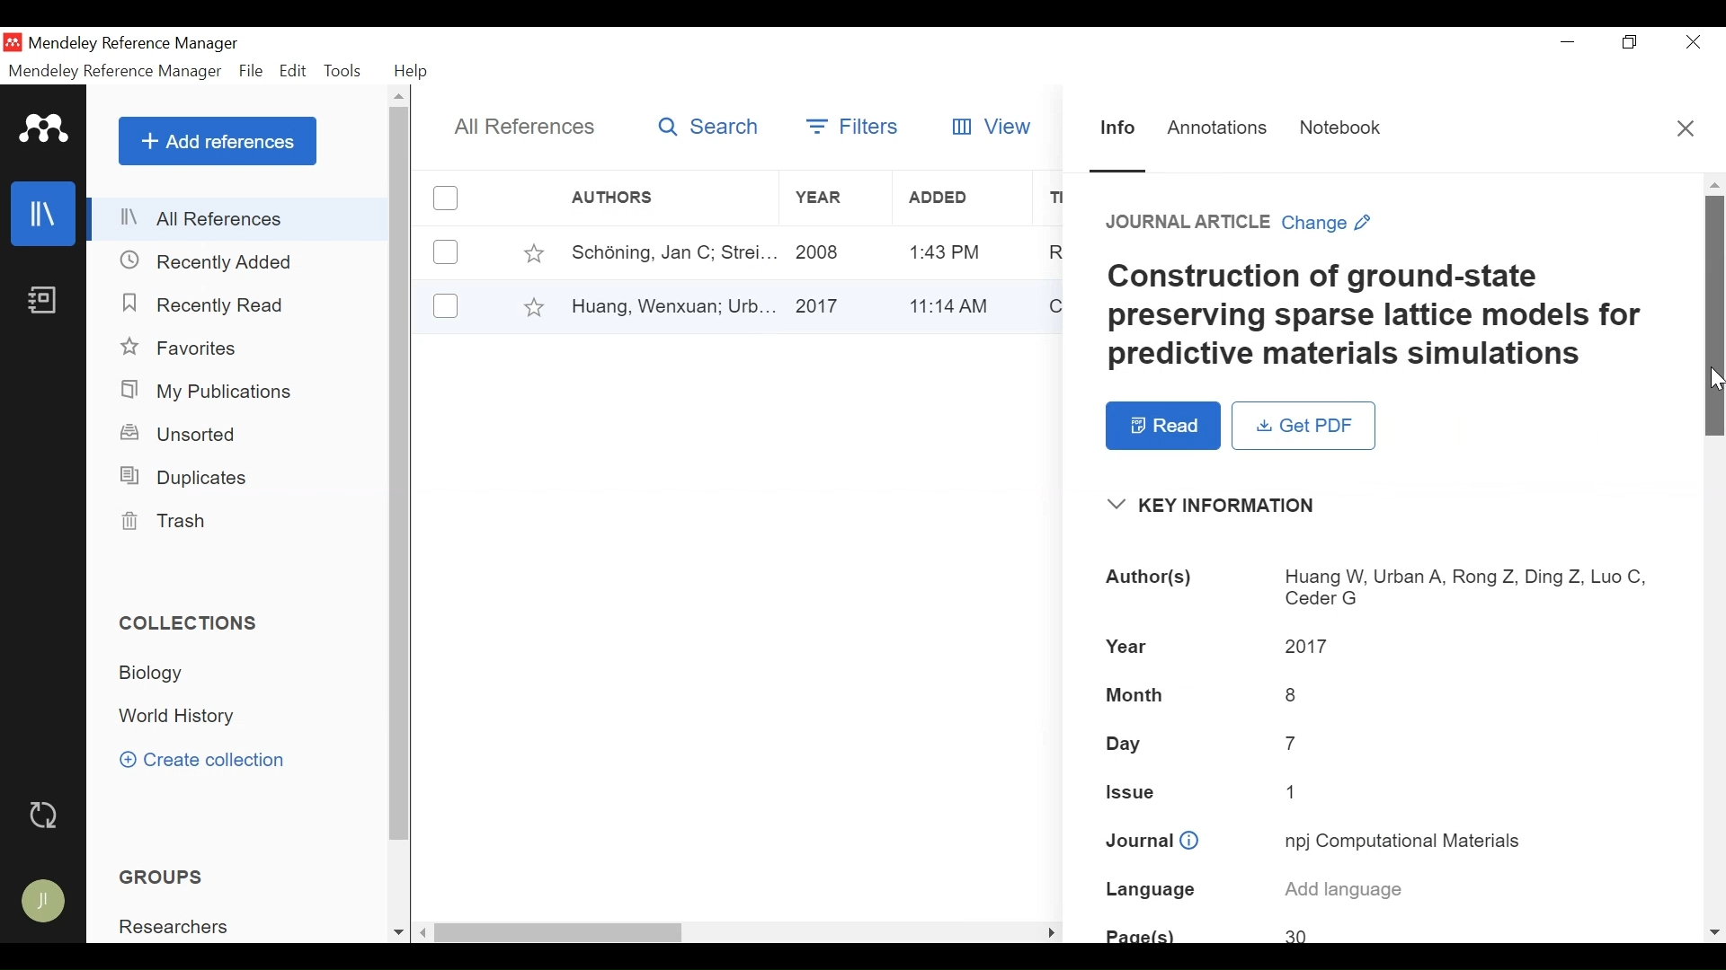 The height and width of the screenshot is (970, 1726). I want to click on Get PDF, so click(1303, 426).